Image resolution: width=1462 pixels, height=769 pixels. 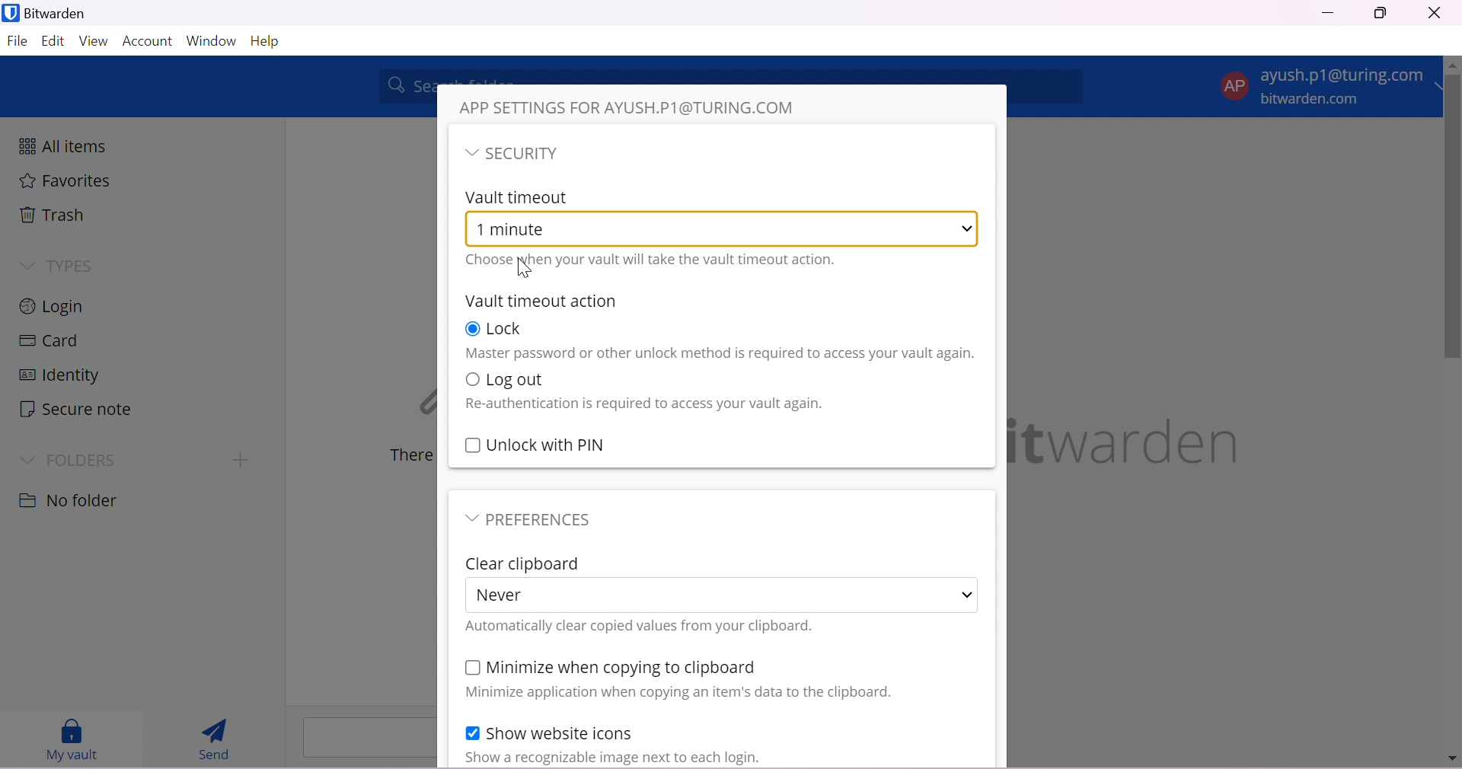 I want to click on No folder, so click(x=71, y=503).